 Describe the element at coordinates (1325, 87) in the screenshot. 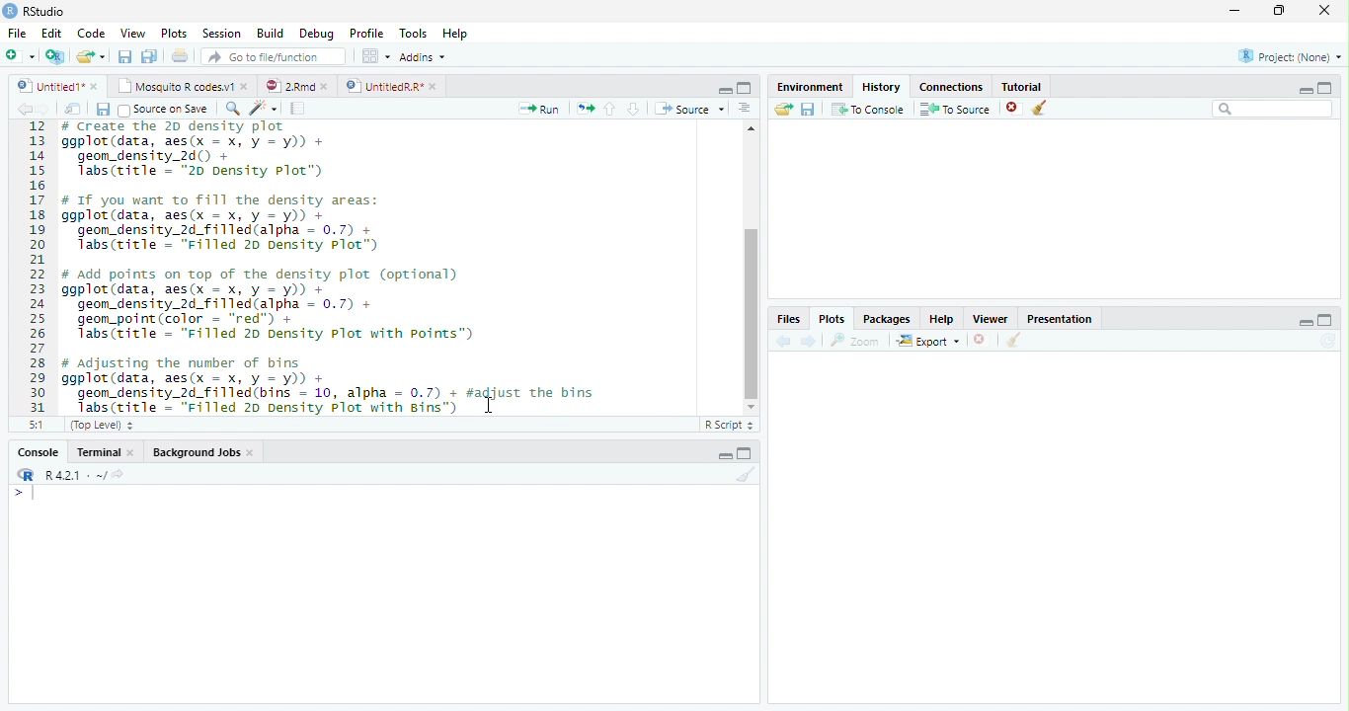

I see `maximize` at that location.